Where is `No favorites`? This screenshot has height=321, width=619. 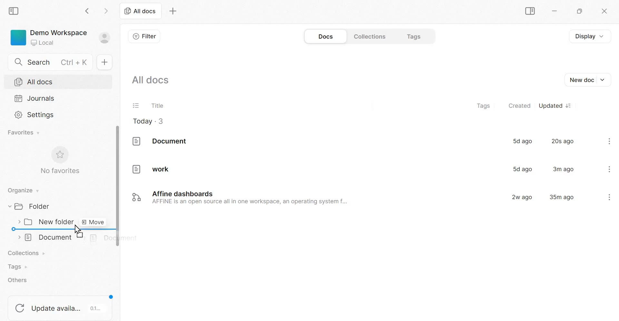 No favorites is located at coordinates (60, 161).